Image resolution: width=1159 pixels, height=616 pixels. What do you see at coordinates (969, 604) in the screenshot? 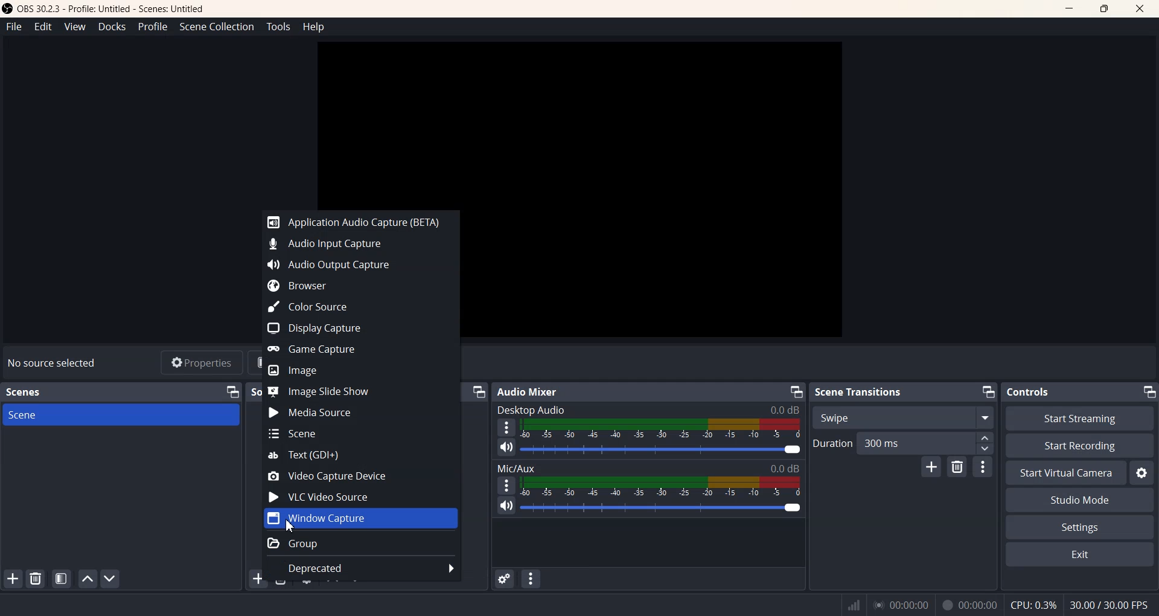
I see `00:00:00` at bounding box center [969, 604].